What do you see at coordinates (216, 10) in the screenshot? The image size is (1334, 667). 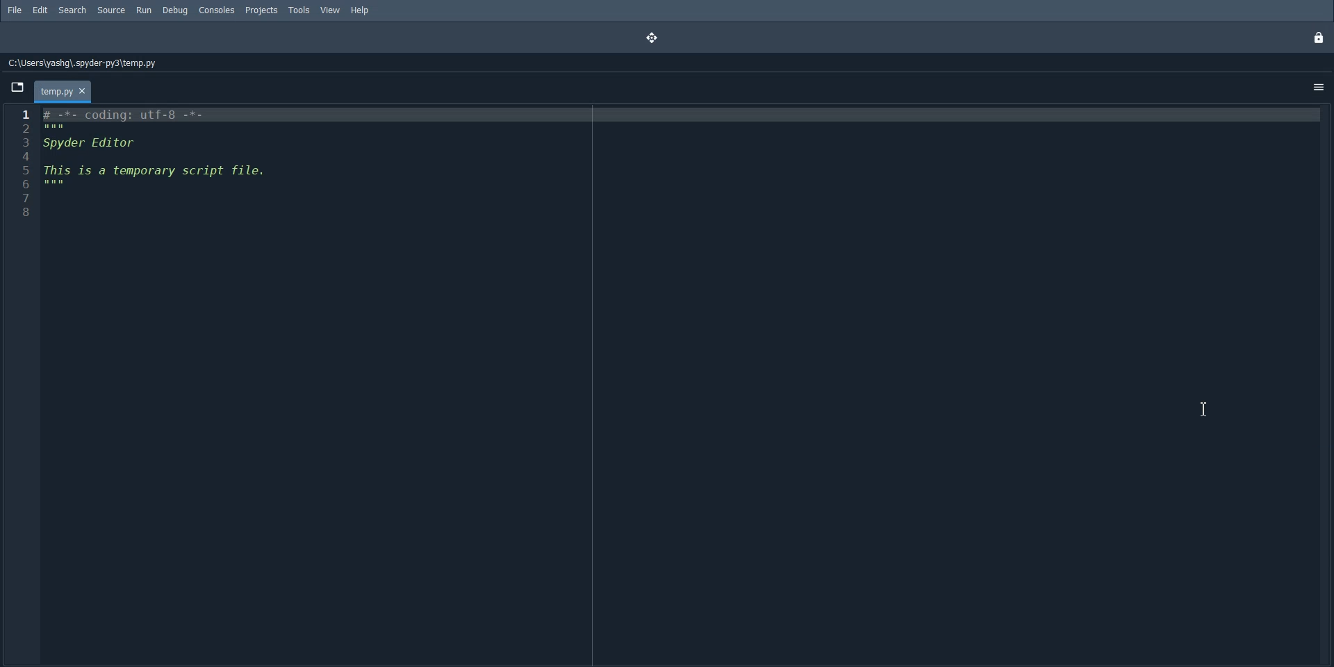 I see `Consoles` at bounding box center [216, 10].